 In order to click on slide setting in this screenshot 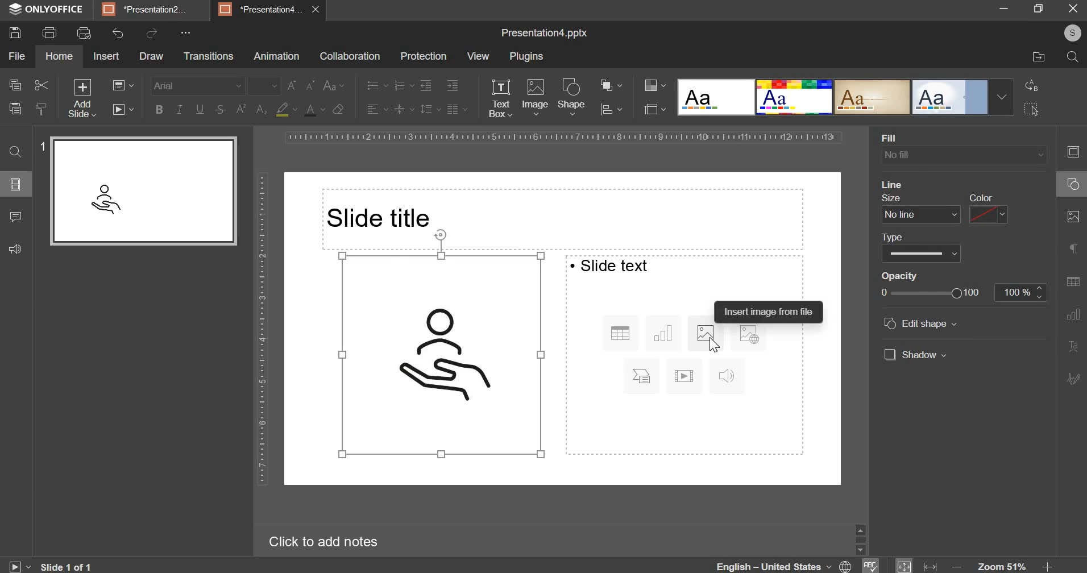, I will do `click(1071, 152)`.